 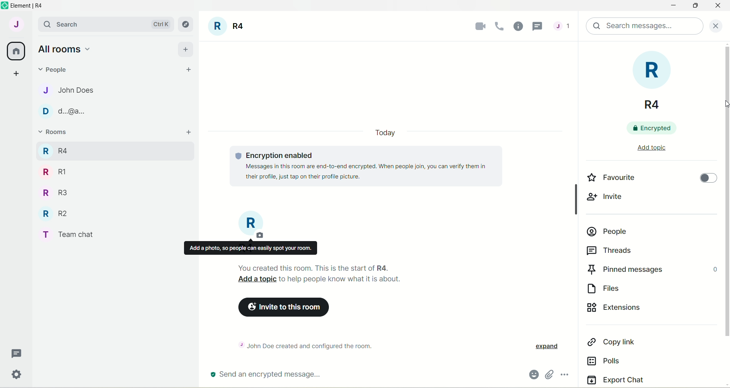 I want to click on element, so click(x=30, y=6).